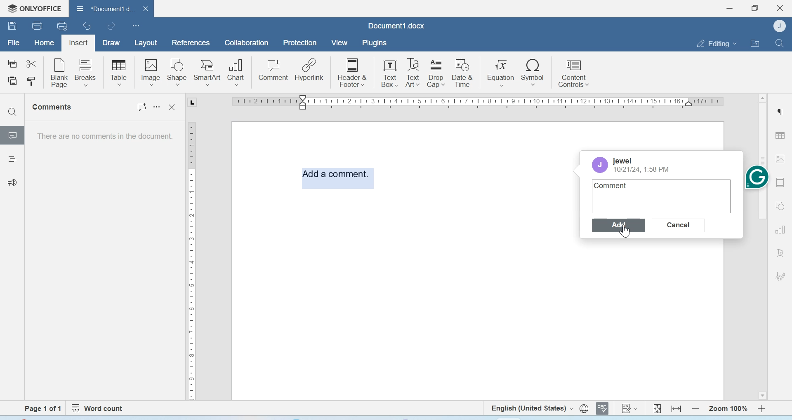  What do you see at coordinates (602, 408) in the screenshot?
I see `Spell checking` at bounding box center [602, 408].